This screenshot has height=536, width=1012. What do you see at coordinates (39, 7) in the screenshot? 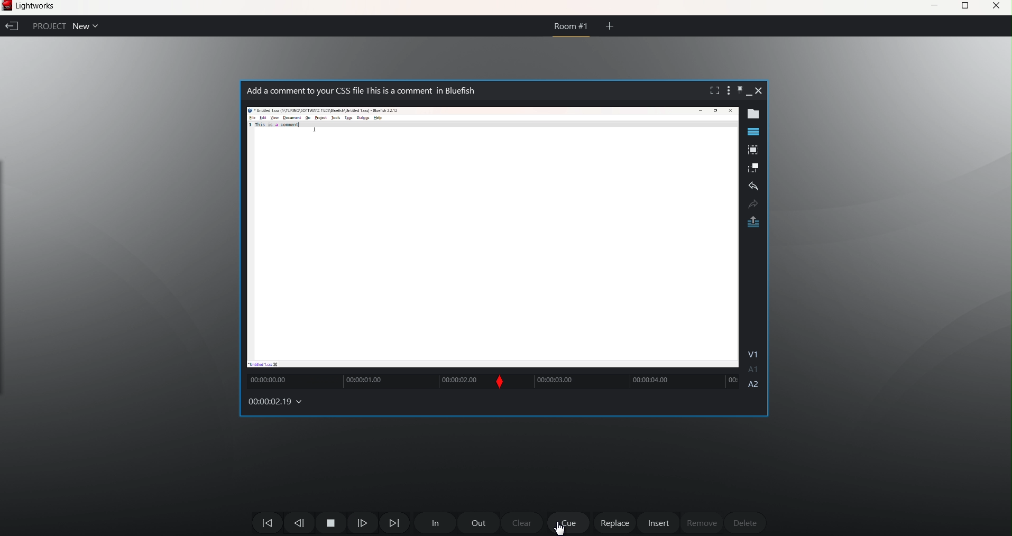
I see `Lightworks` at bounding box center [39, 7].